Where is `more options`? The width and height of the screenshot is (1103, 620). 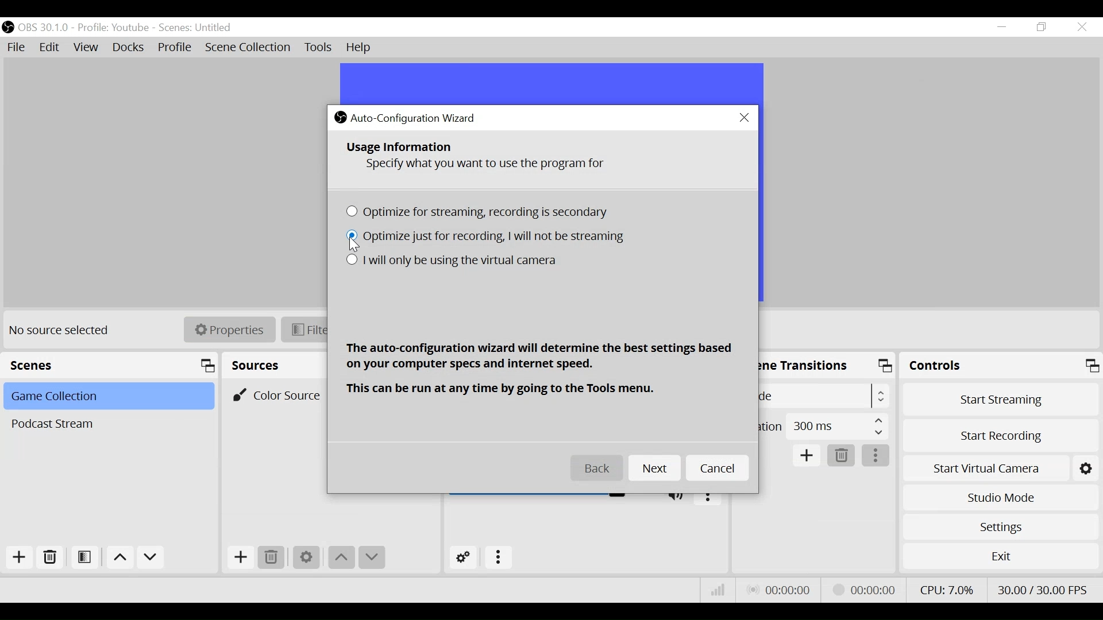 more options is located at coordinates (876, 456).